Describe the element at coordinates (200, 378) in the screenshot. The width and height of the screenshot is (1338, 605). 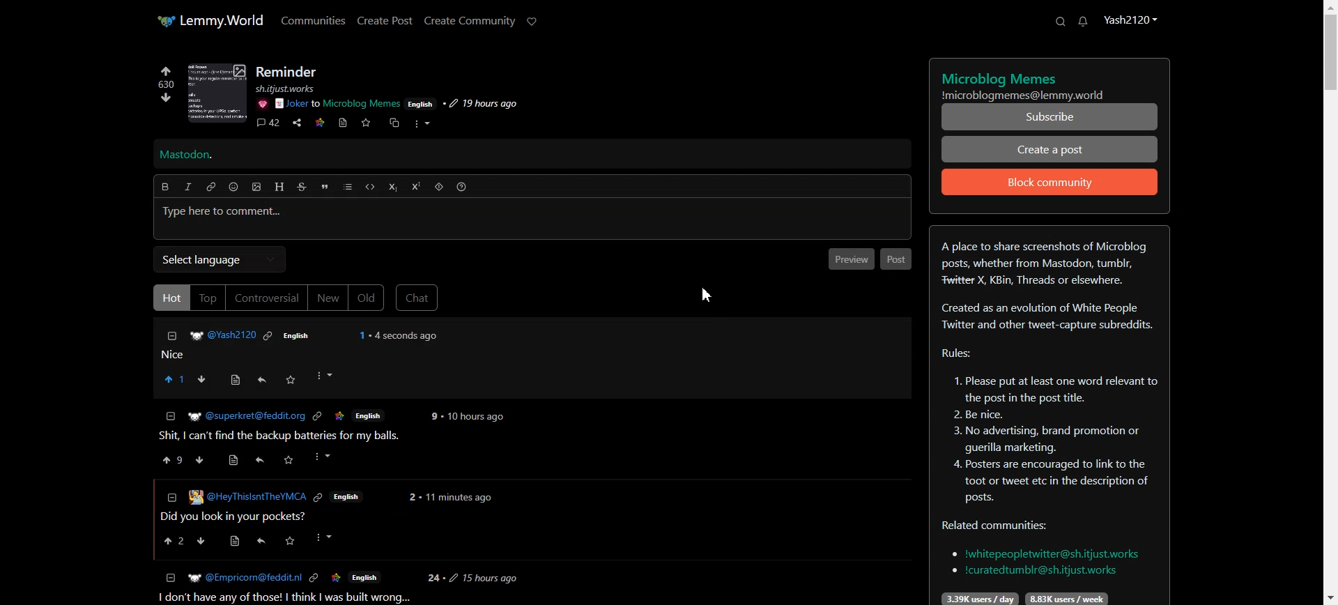
I see `Down Vote` at that location.